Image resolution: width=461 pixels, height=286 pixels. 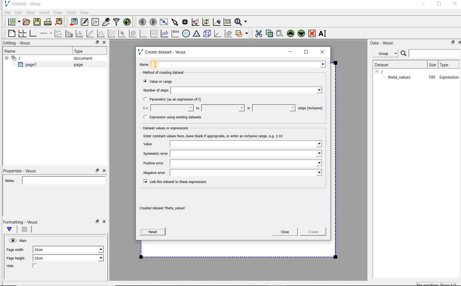 I want to click on Background, so click(x=25, y=230).